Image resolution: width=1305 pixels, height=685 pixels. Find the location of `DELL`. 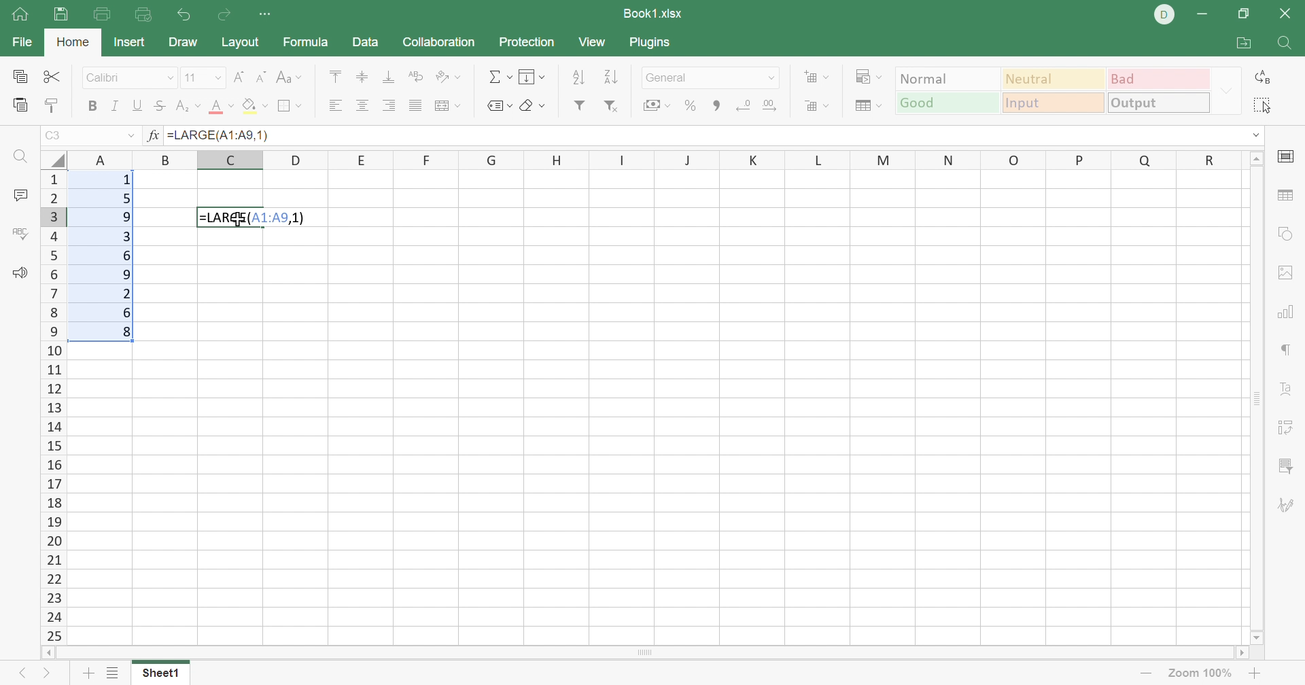

DELL is located at coordinates (1165, 14).